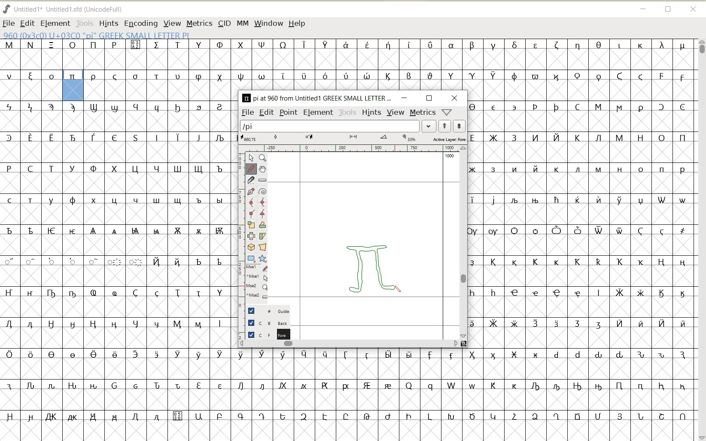  I want to click on FILE, so click(247, 113).